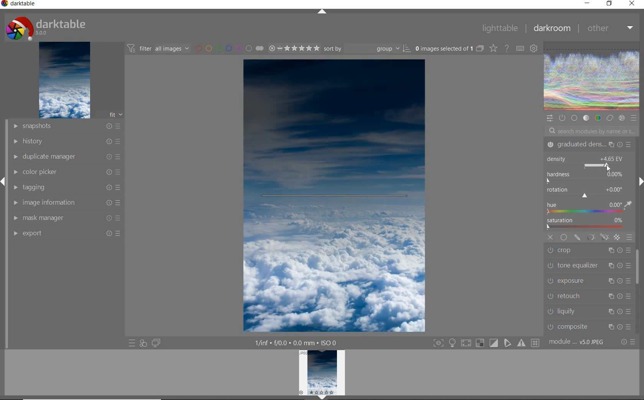 The height and width of the screenshot is (400, 644). What do you see at coordinates (111, 115) in the screenshot?
I see `fit` at bounding box center [111, 115].